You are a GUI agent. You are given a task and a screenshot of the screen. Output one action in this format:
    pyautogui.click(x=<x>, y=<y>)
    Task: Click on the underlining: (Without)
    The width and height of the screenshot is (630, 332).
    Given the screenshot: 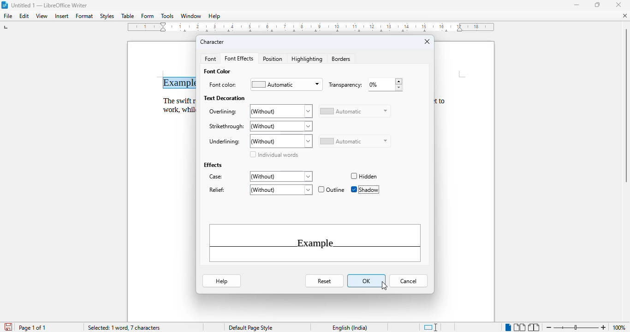 What is the action you would take?
    pyautogui.click(x=260, y=141)
    